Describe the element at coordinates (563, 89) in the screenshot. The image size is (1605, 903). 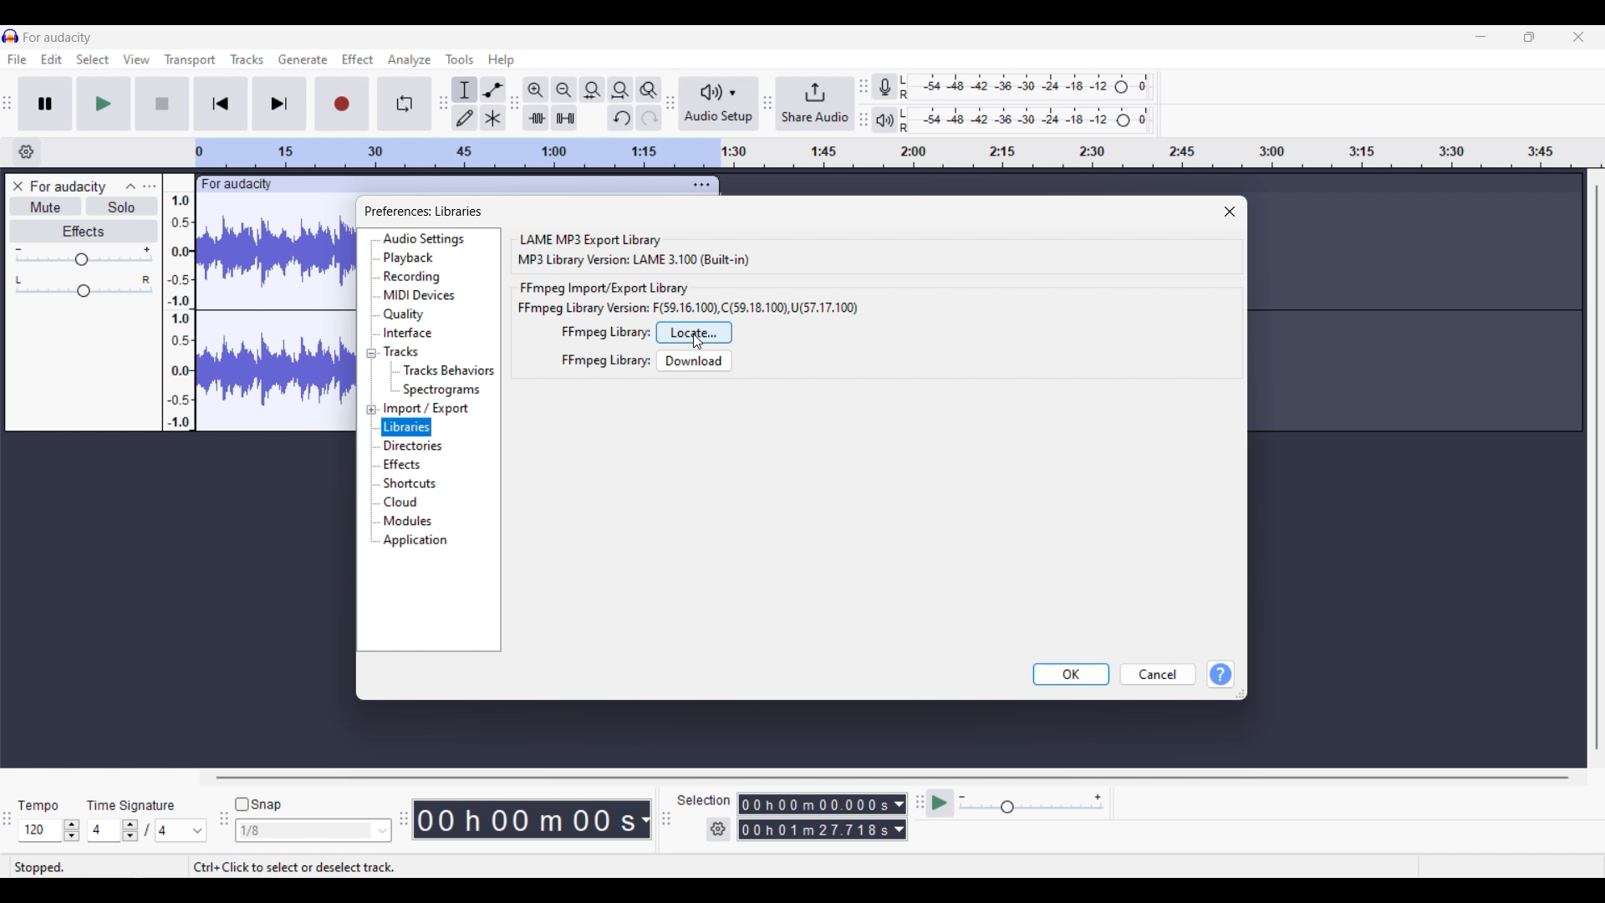
I see `Zoom out` at that location.